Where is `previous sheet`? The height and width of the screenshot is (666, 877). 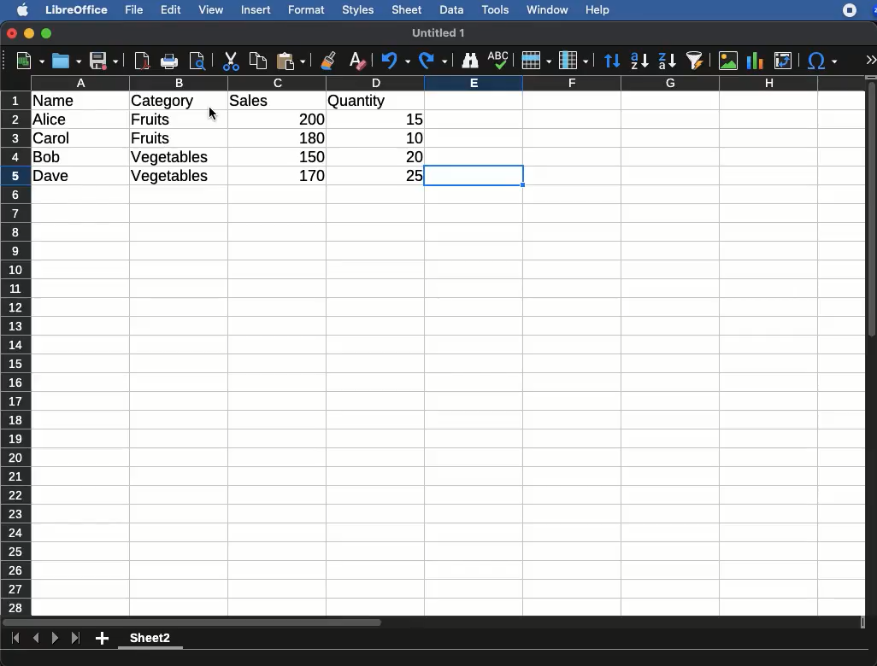 previous sheet is located at coordinates (38, 639).